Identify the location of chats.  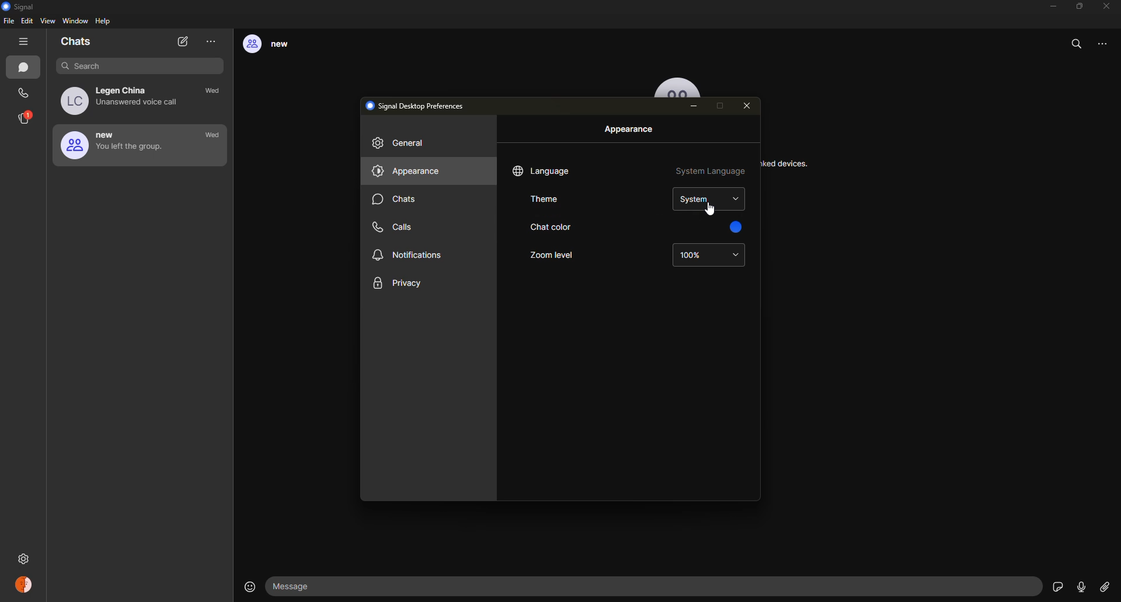
(26, 68).